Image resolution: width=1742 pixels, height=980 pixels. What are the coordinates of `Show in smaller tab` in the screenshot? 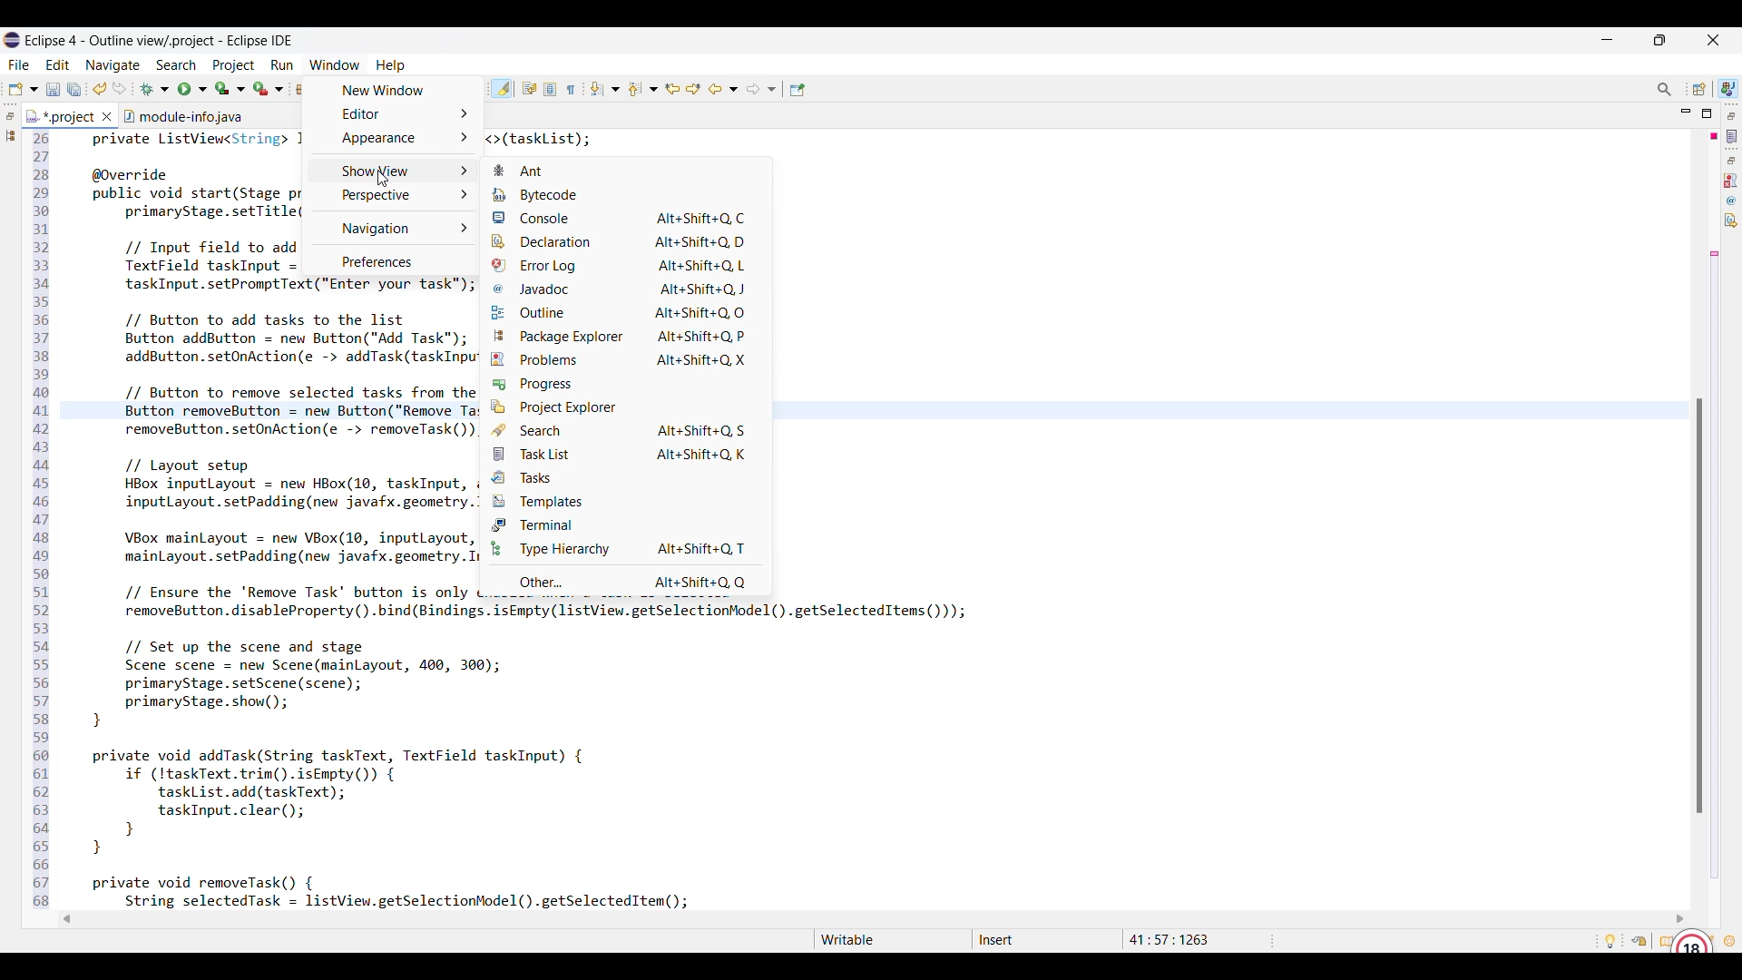 It's located at (1659, 40).